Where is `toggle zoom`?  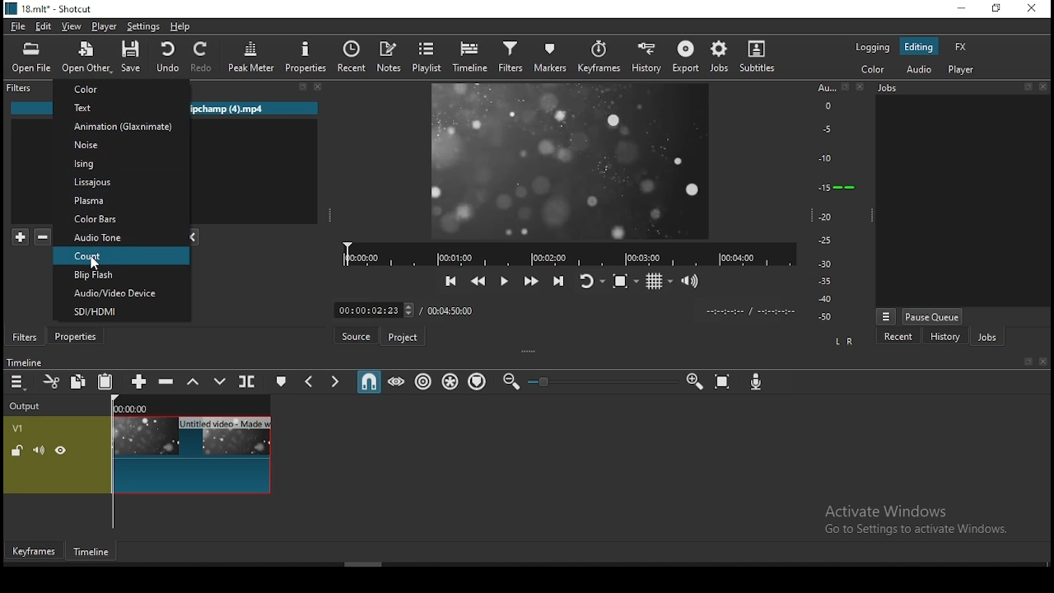 toggle zoom is located at coordinates (622, 282).